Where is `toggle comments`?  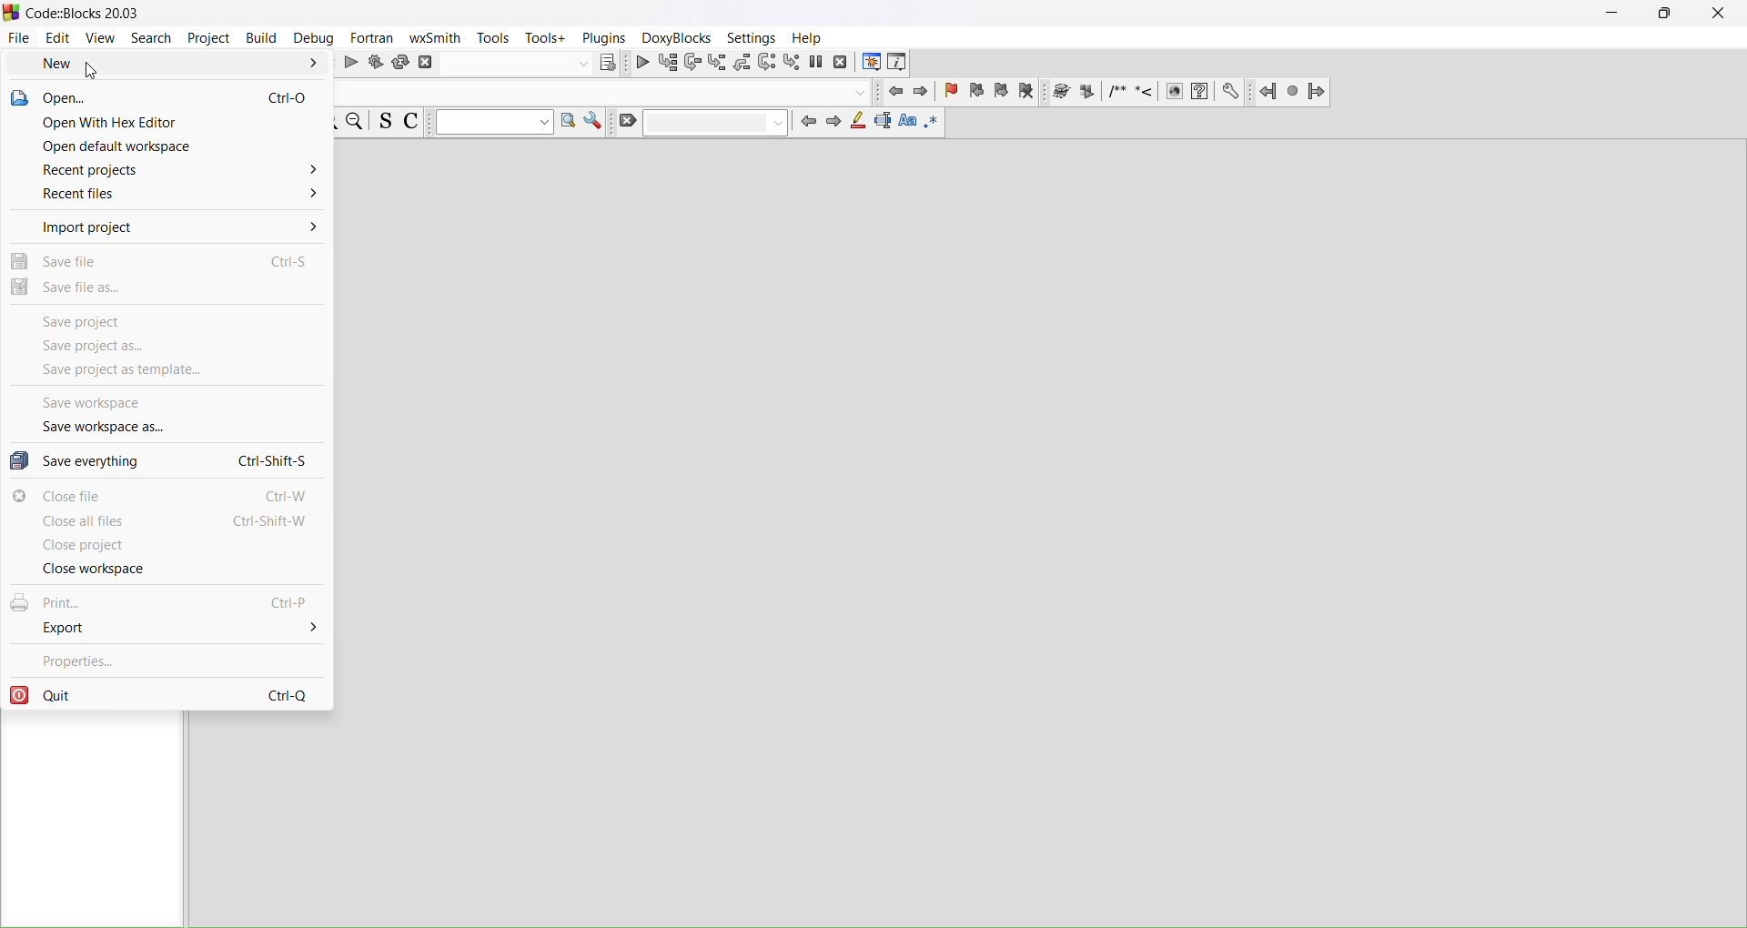 toggle comments is located at coordinates (414, 121).